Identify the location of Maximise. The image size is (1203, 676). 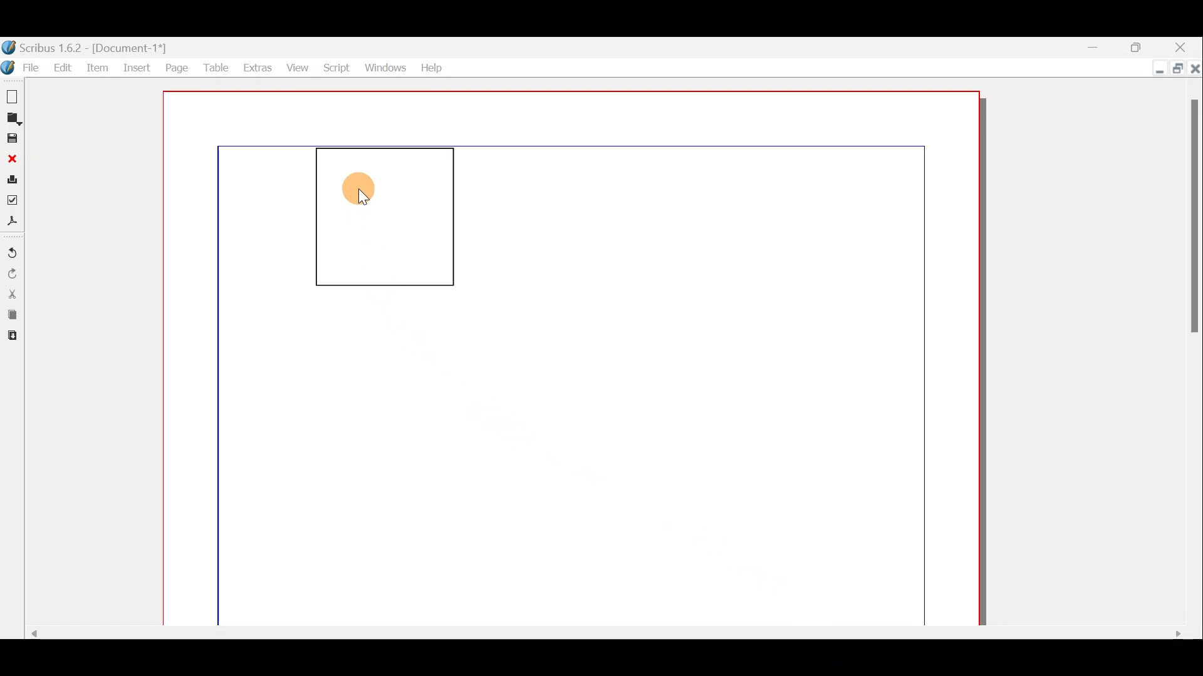
(1176, 67).